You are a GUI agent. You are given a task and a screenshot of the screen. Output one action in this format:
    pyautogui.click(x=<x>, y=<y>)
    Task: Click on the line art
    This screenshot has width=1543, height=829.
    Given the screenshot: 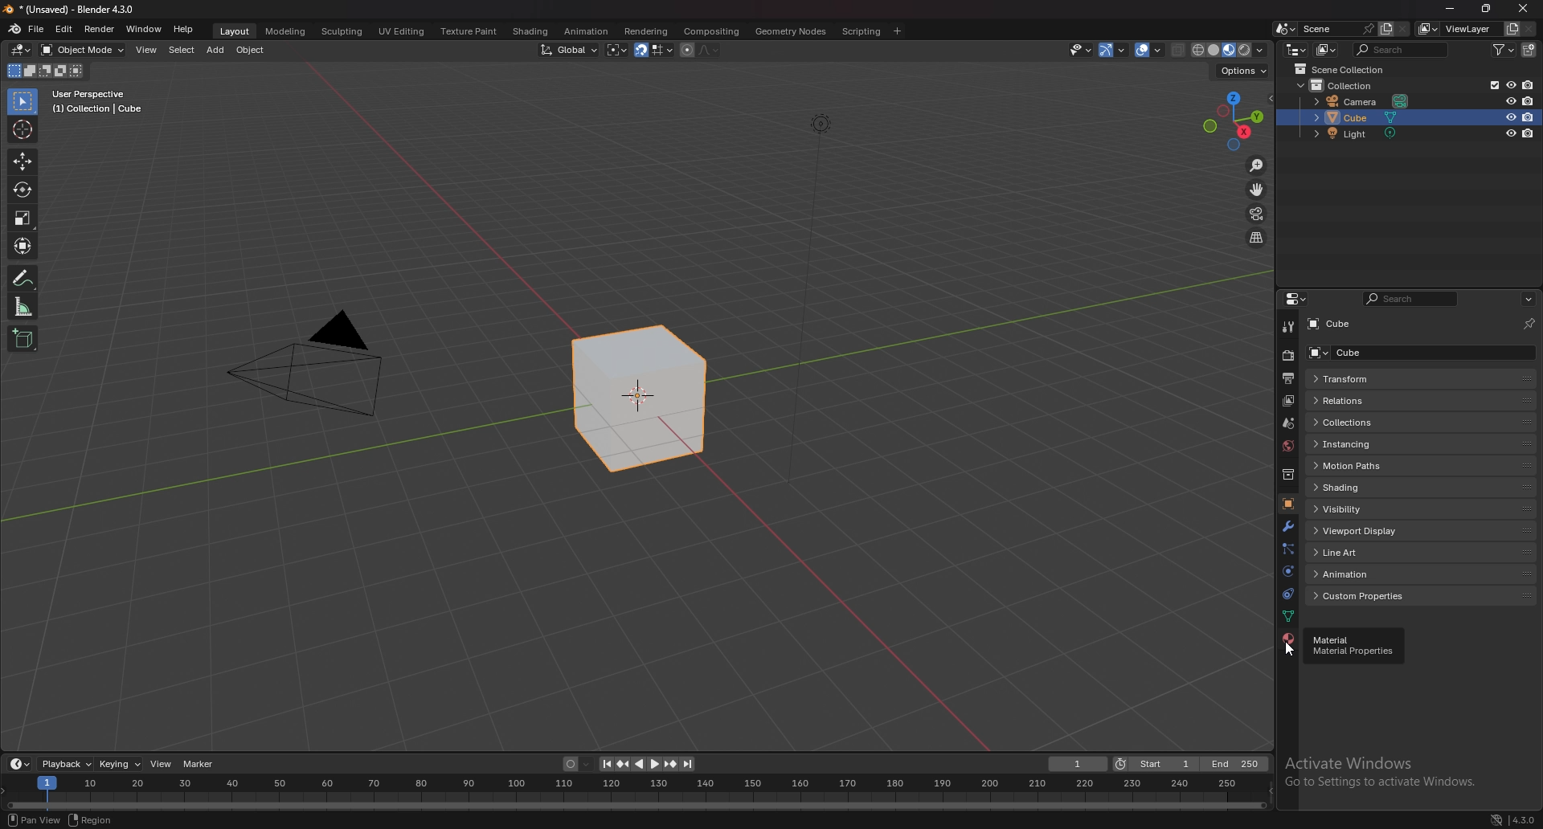 What is the action you would take?
    pyautogui.click(x=1424, y=551)
    